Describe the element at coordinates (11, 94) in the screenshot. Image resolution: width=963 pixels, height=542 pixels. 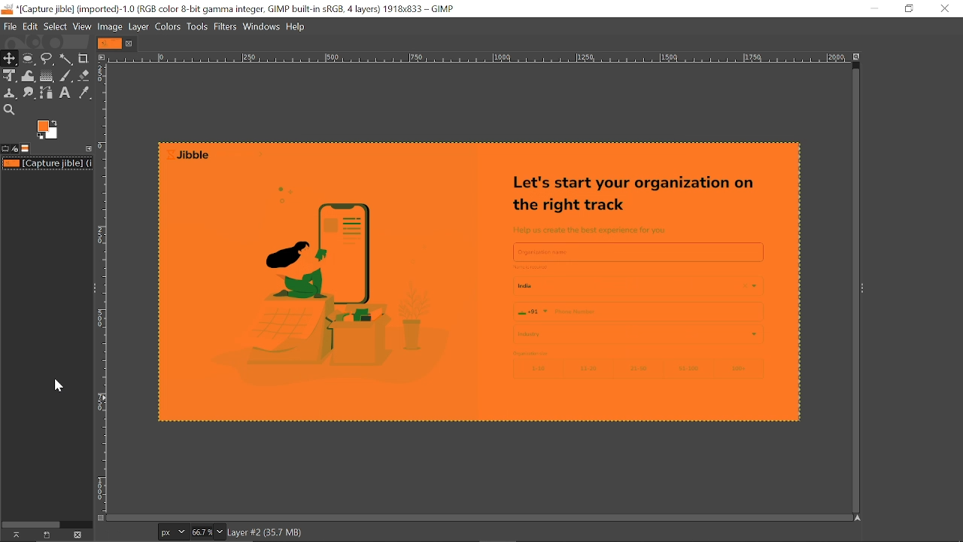
I see `Clone tool` at that location.